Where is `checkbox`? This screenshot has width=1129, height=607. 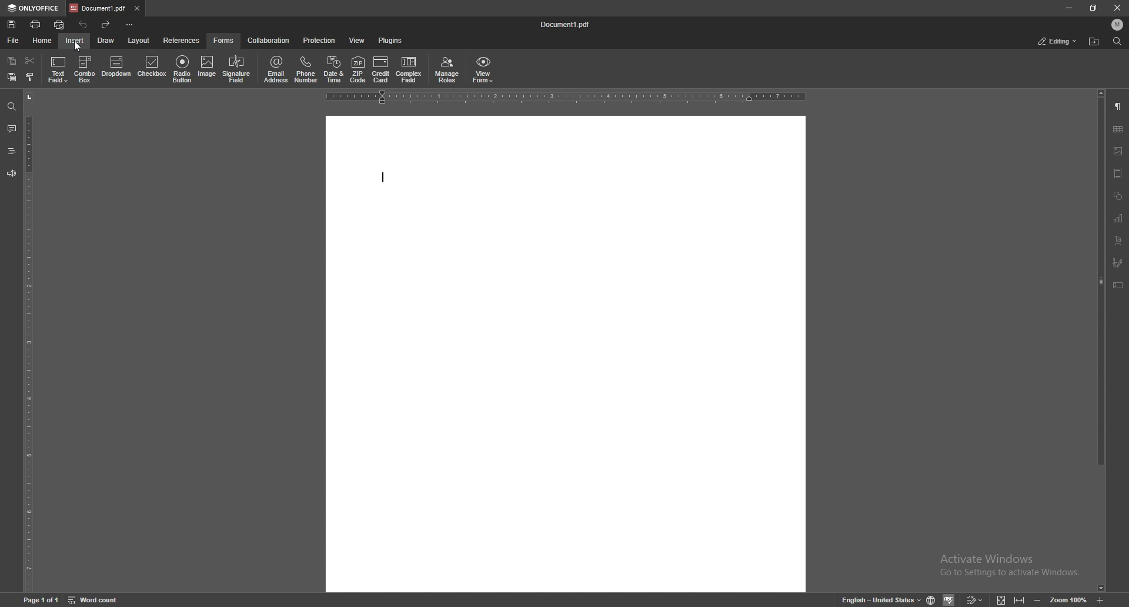 checkbox is located at coordinates (152, 68).